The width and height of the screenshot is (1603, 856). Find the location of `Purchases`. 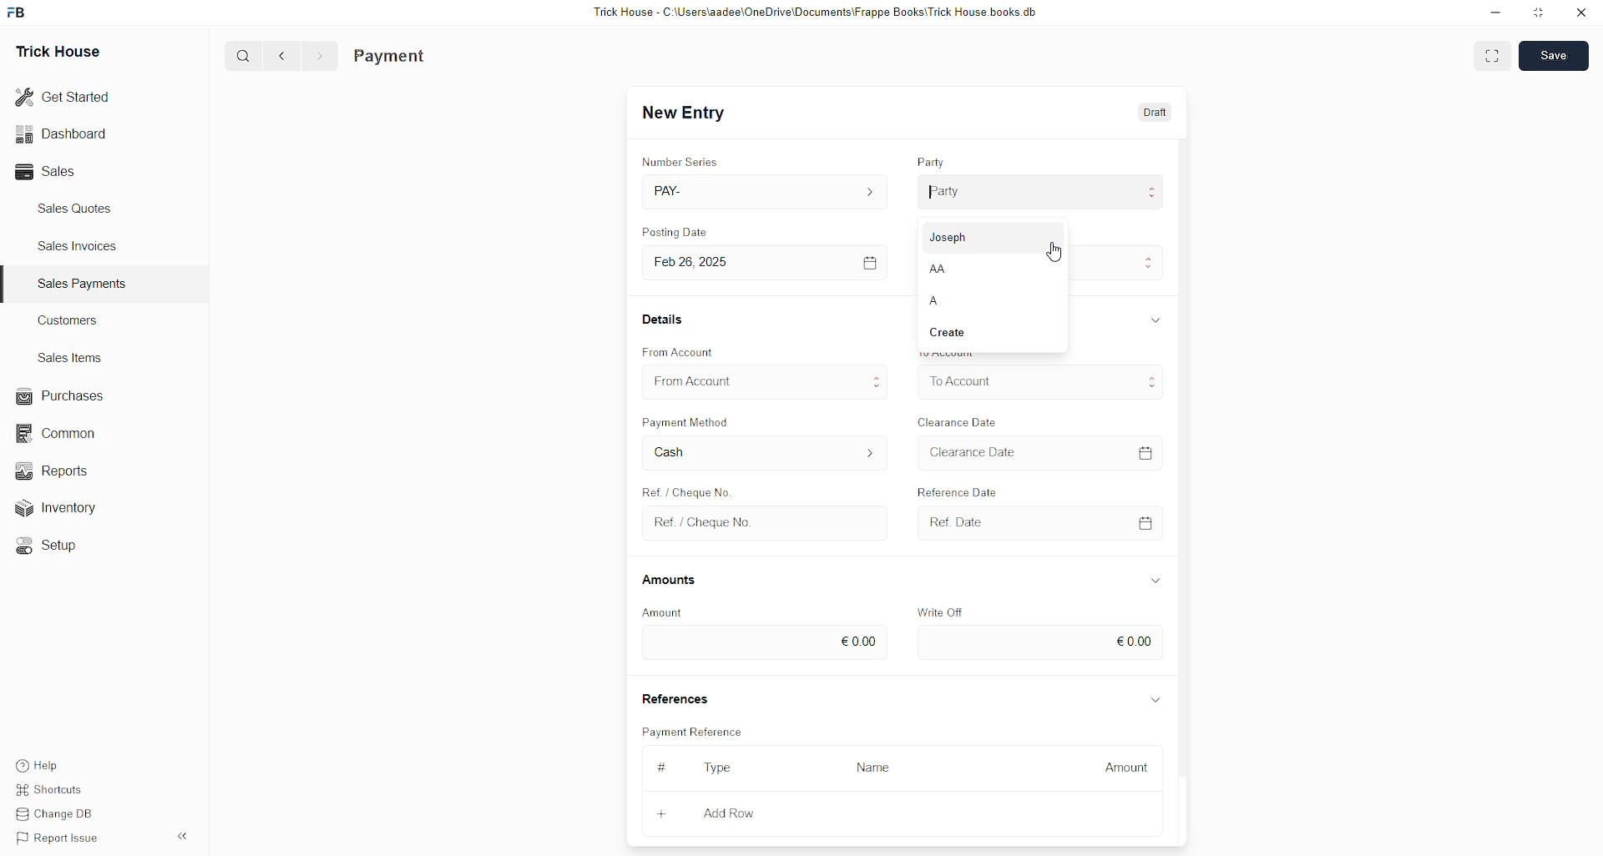

Purchases is located at coordinates (63, 396).